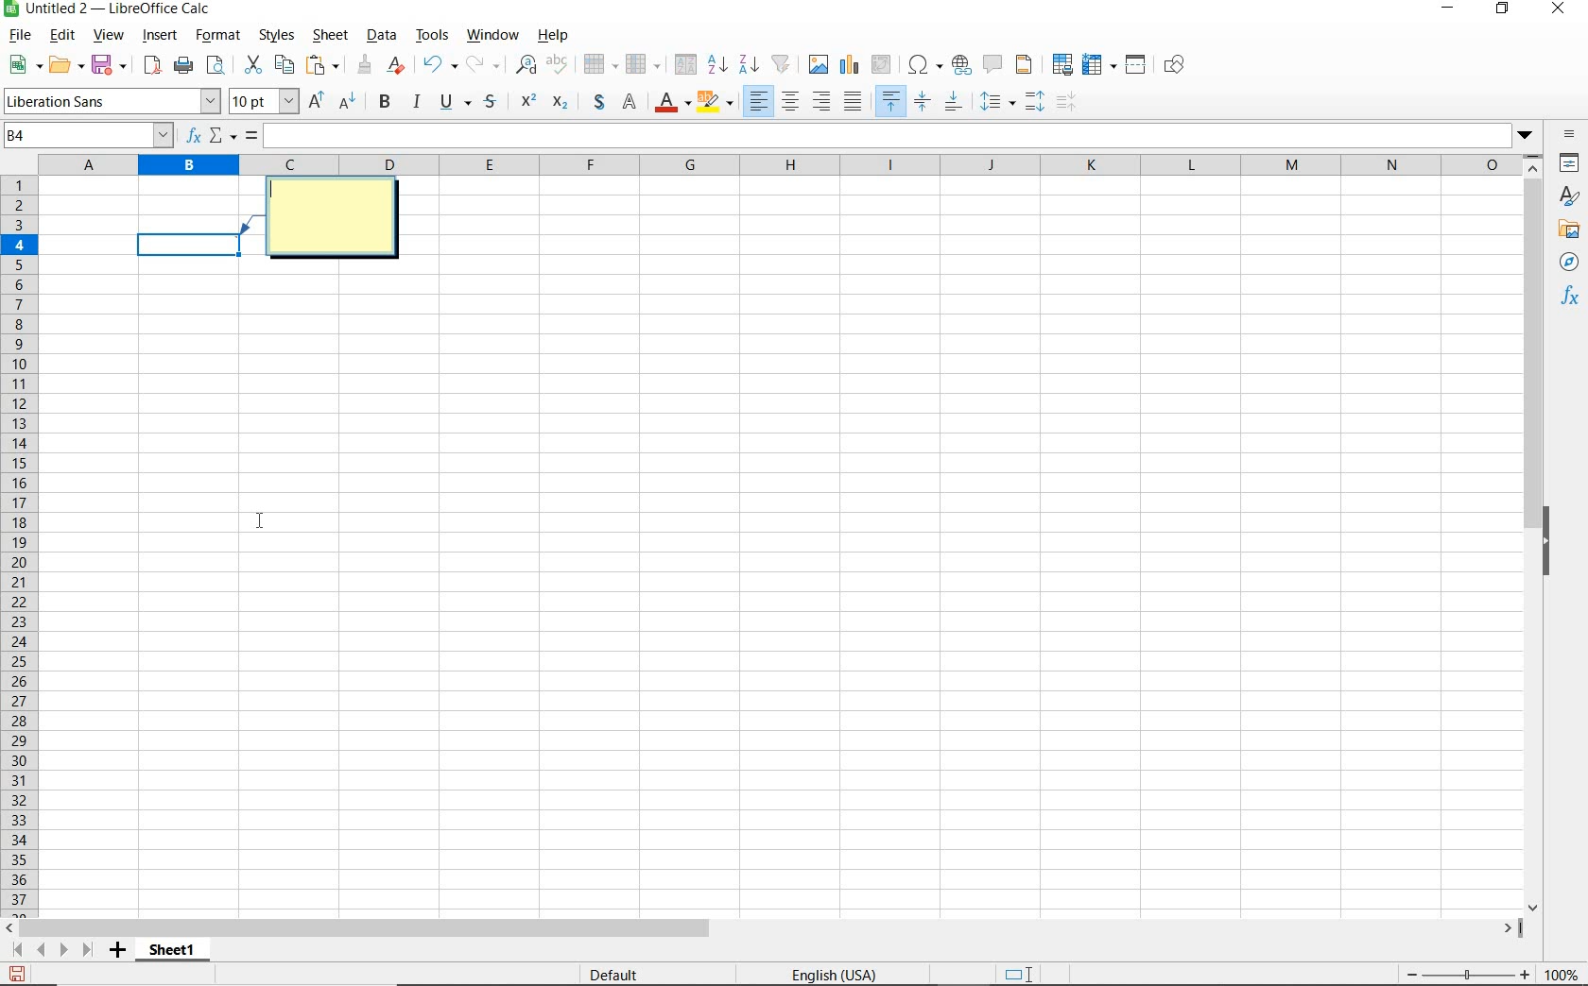 This screenshot has height=986, width=1588. What do you see at coordinates (439, 64) in the screenshot?
I see `undo` at bounding box center [439, 64].